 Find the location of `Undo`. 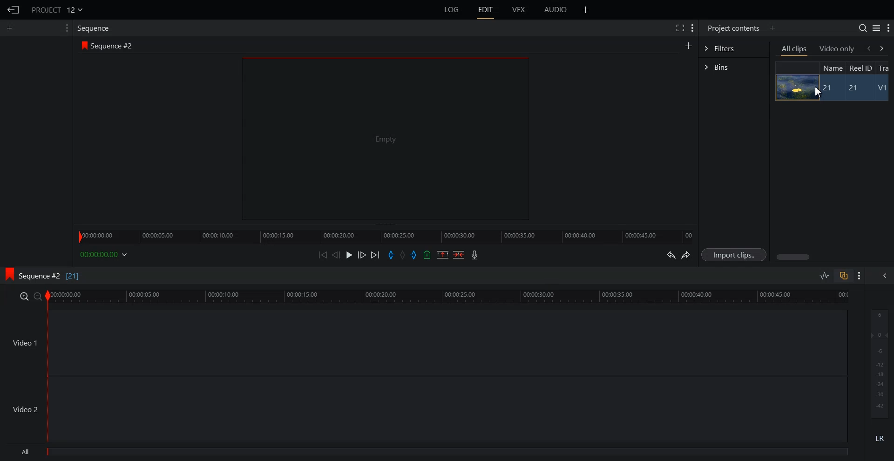

Undo is located at coordinates (670, 255).